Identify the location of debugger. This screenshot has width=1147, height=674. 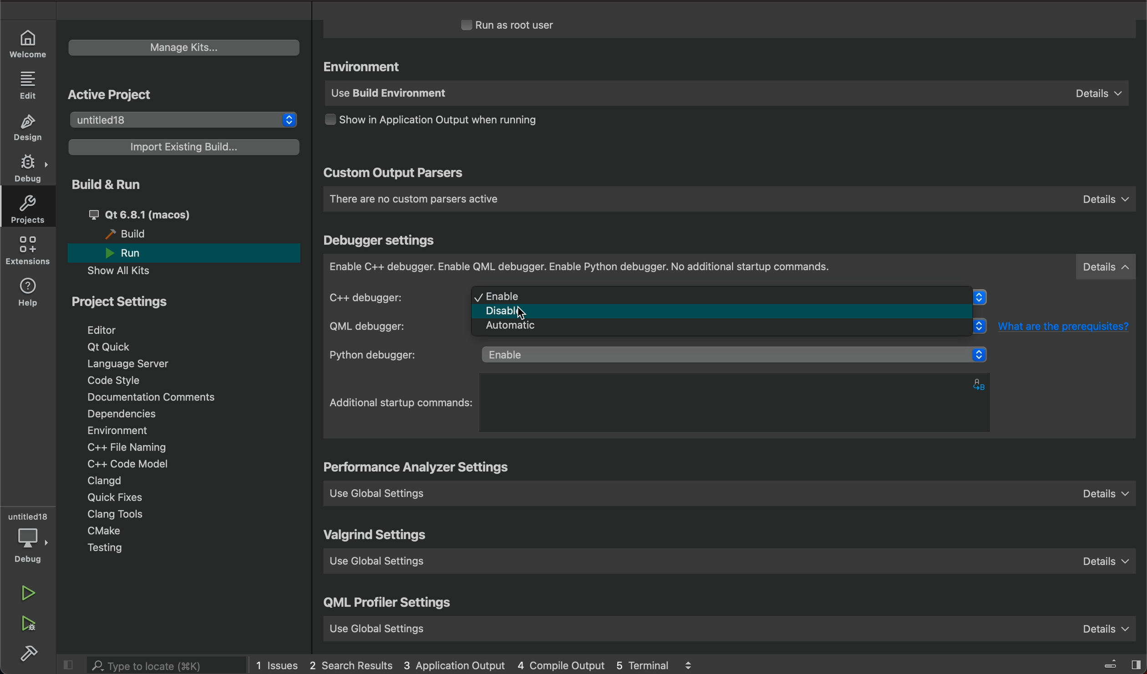
(731, 267).